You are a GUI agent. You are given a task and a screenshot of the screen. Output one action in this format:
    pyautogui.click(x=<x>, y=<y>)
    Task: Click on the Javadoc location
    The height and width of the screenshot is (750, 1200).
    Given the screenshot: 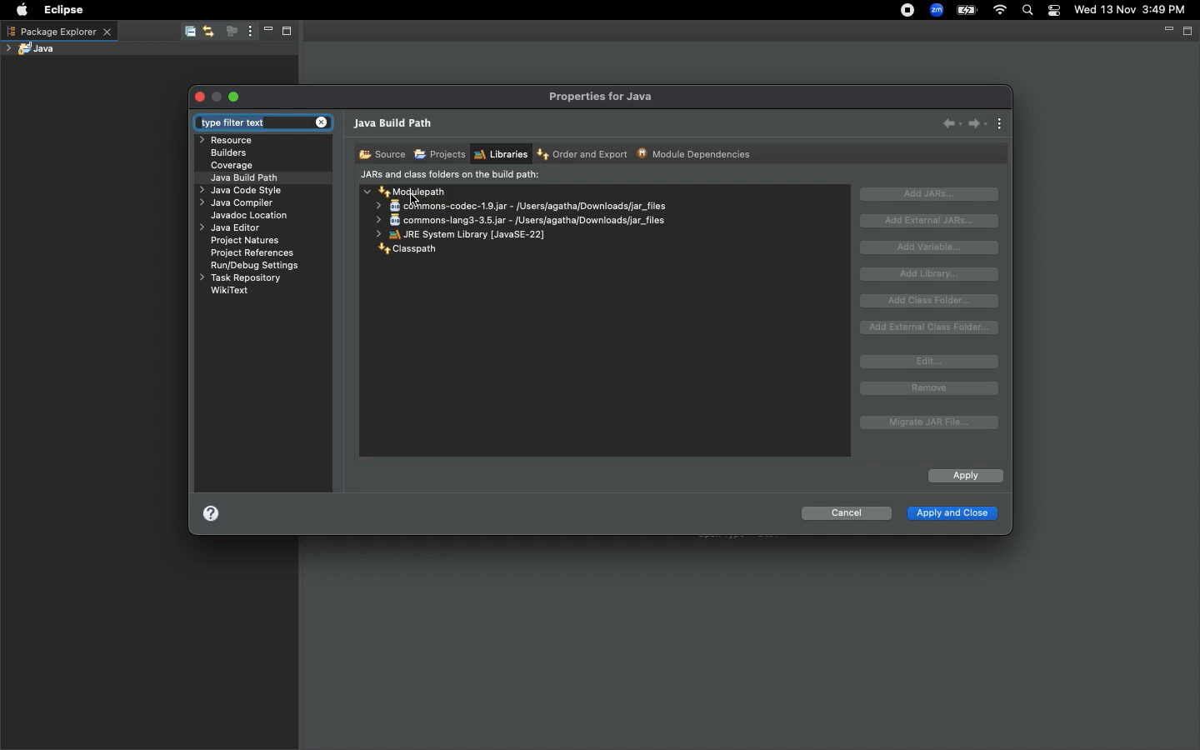 What is the action you would take?
    pyautogui.click(x=251, y=217)
    